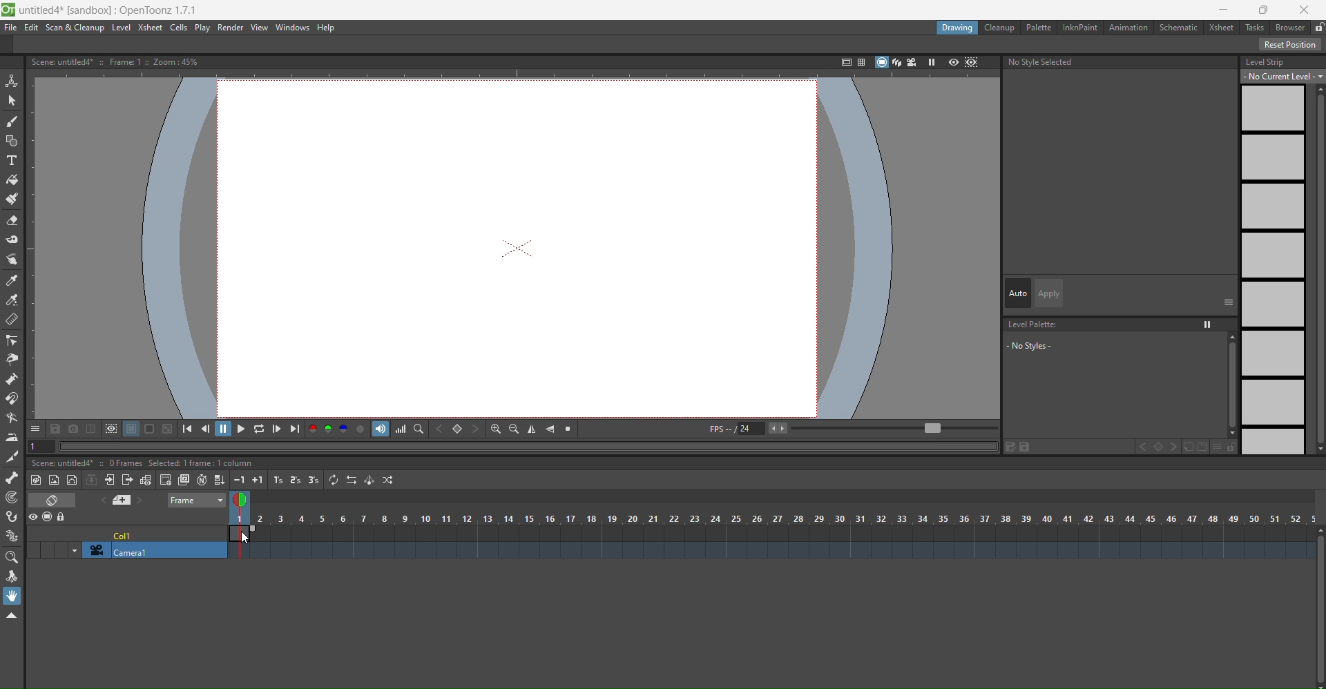  Describe the element at coordinates (12, 260) in the screenshot. I see `finger tool` at that location.